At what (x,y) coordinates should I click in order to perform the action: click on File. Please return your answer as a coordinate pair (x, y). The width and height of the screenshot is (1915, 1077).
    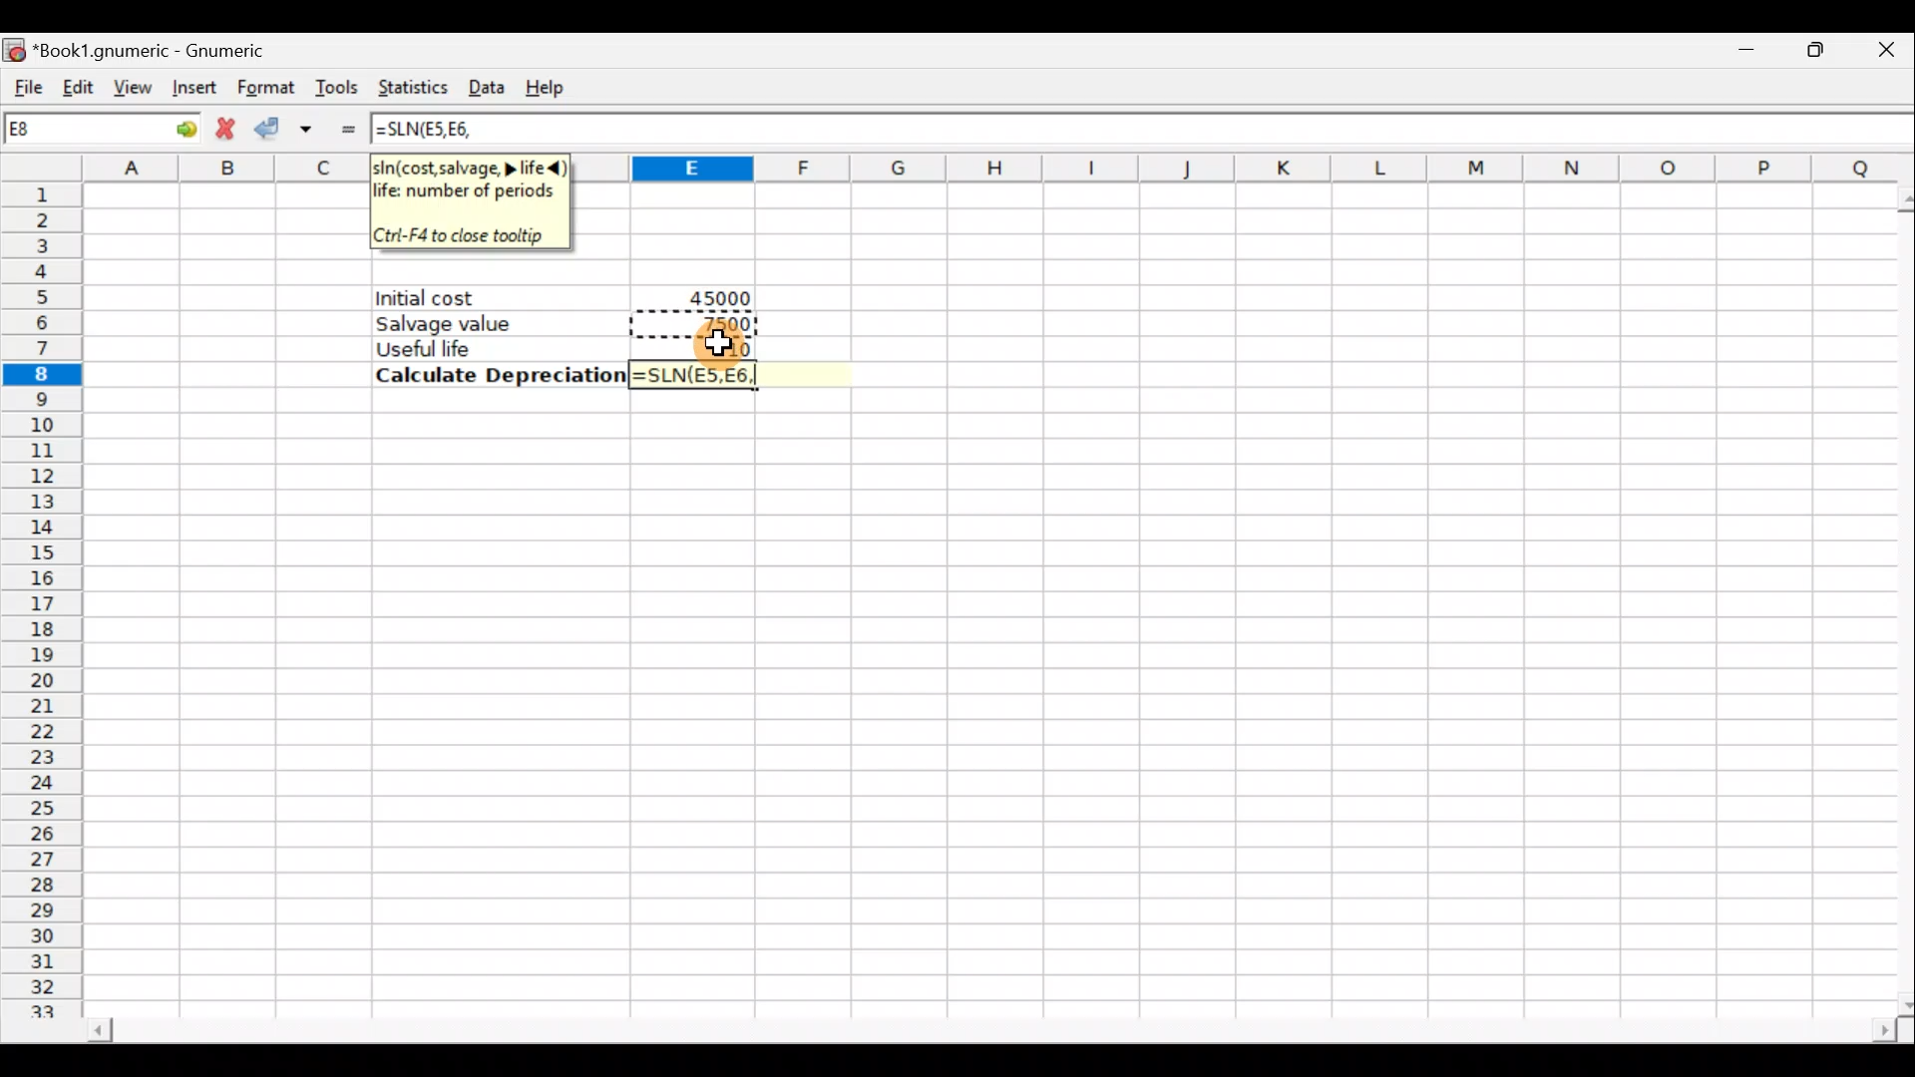
    Looking at the image, I should click on (25, 80).